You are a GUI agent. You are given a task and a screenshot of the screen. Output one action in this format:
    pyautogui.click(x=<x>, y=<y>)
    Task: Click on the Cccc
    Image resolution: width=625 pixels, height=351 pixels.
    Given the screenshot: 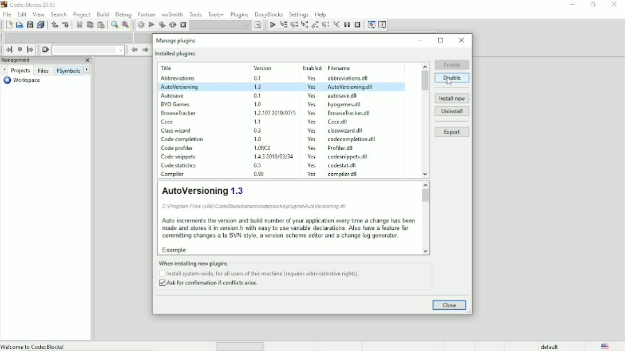 What is the action you would take?
    pyautogui.click(x=169, y=122)
    